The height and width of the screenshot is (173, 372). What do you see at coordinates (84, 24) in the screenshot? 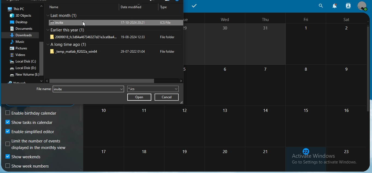
I see `cursor` at bounding box center [84, 24].